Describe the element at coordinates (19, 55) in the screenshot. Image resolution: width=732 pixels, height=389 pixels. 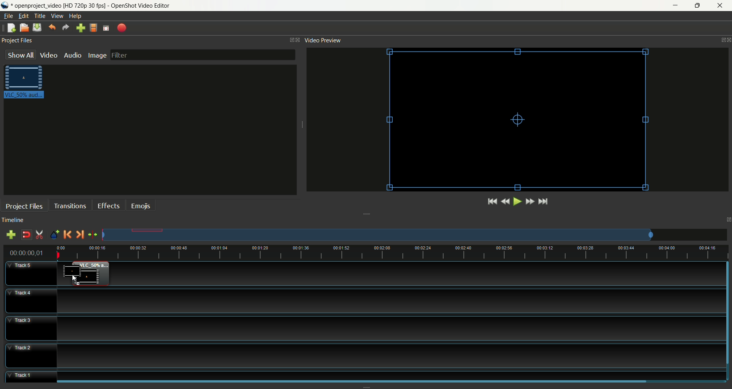
I see `show all` at that location.